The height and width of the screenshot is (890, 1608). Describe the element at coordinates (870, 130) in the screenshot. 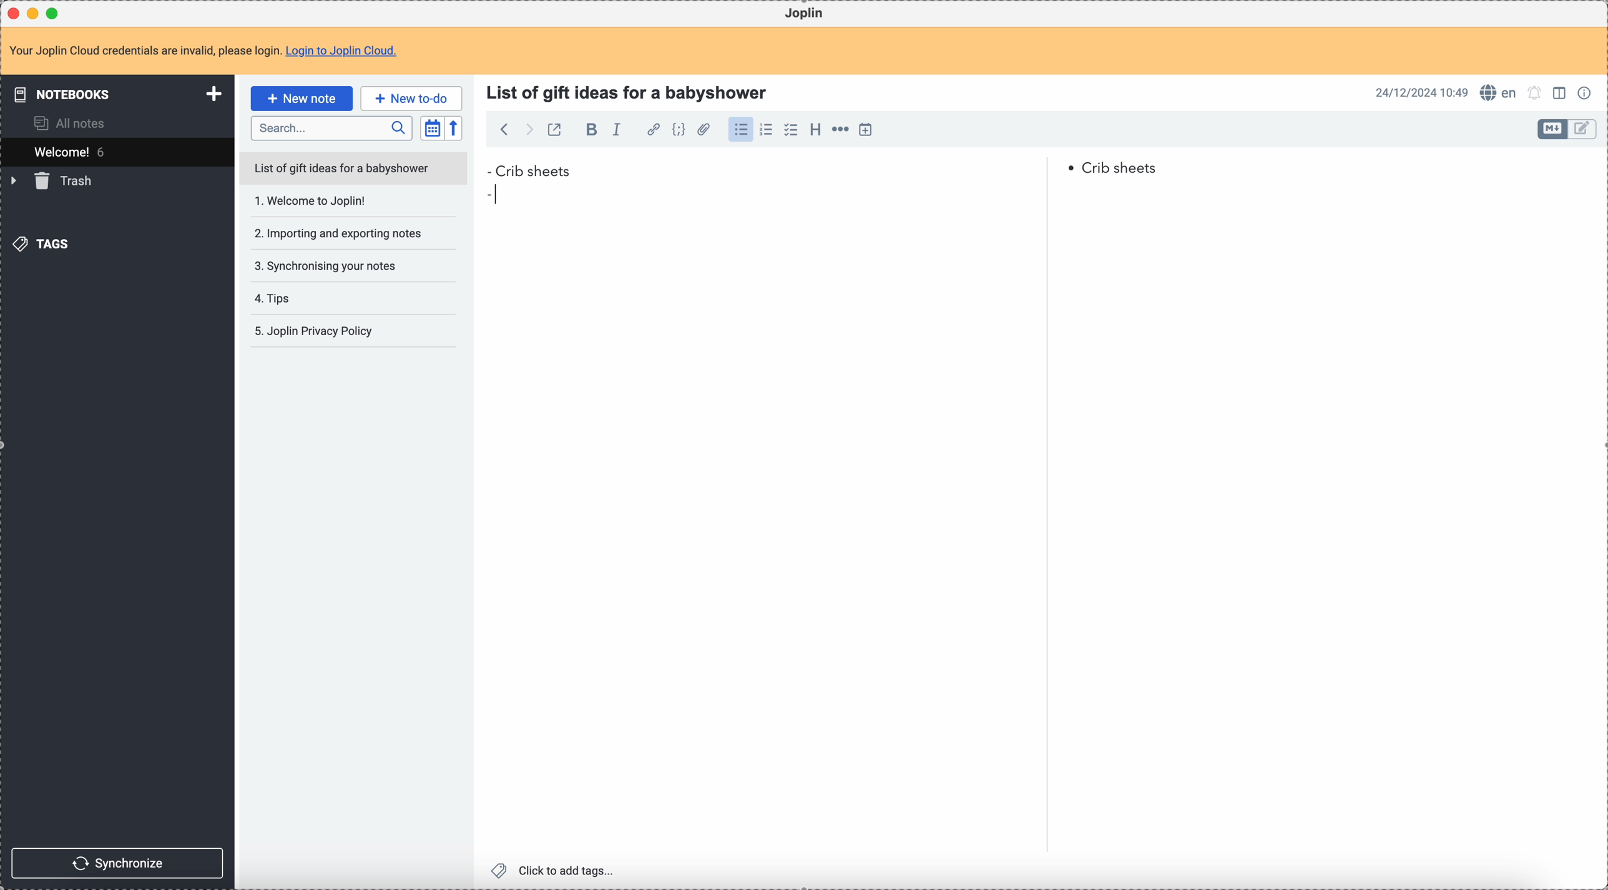

I see `insert time` at that location.